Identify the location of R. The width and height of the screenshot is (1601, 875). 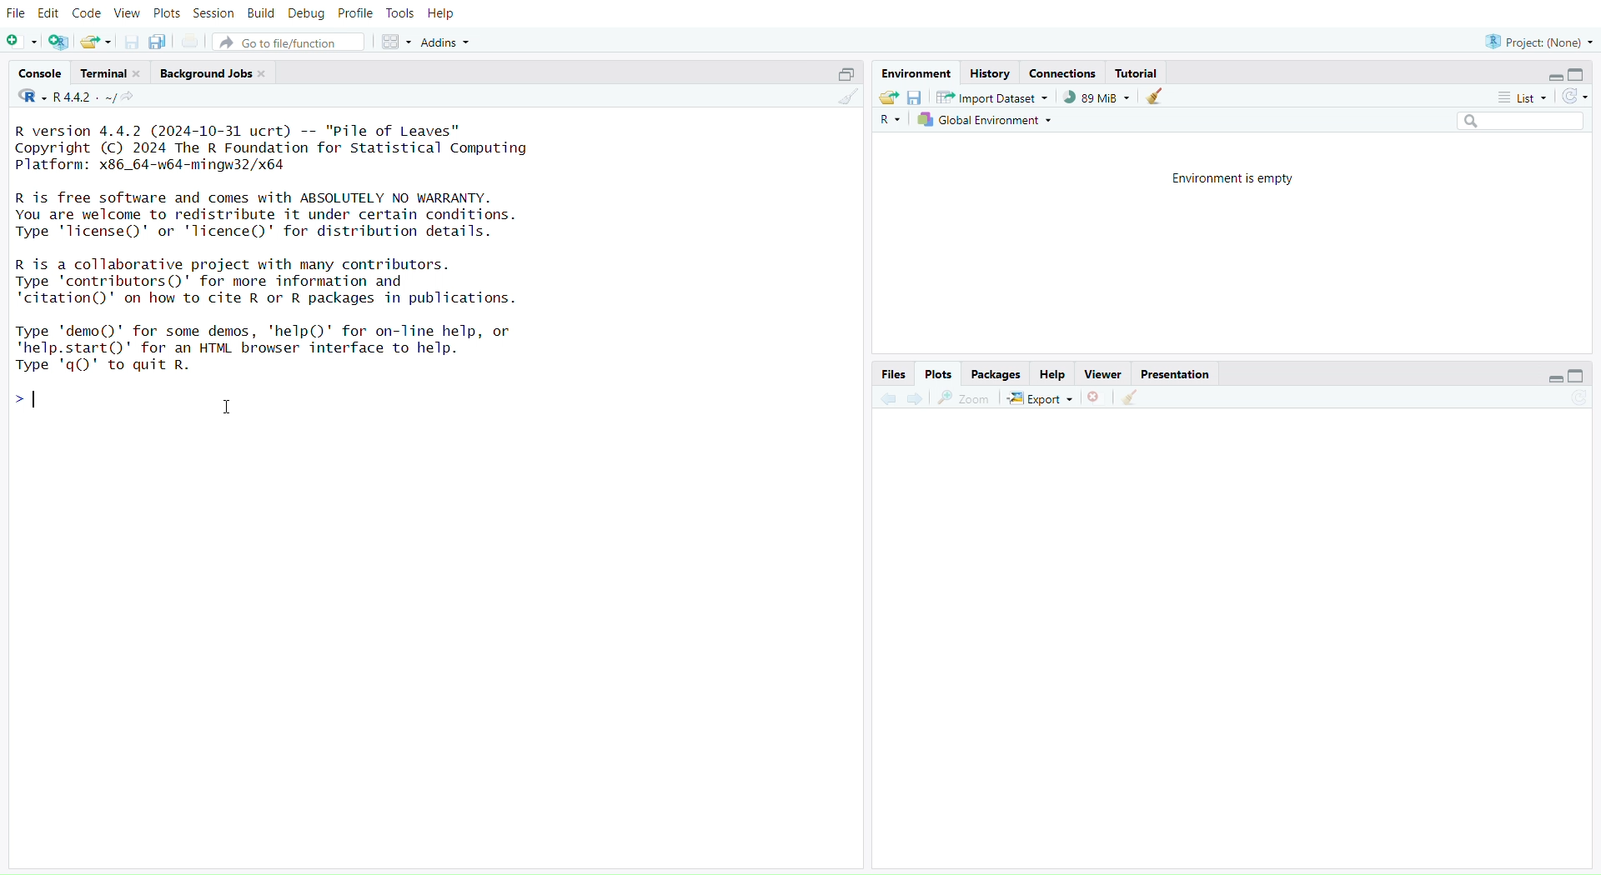
(895, 120).